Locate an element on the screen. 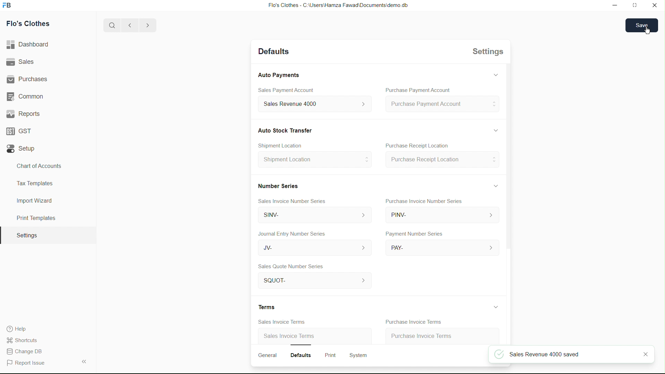 The image size is (665, 374). Tax Templates is located at coordinates (33, 182).